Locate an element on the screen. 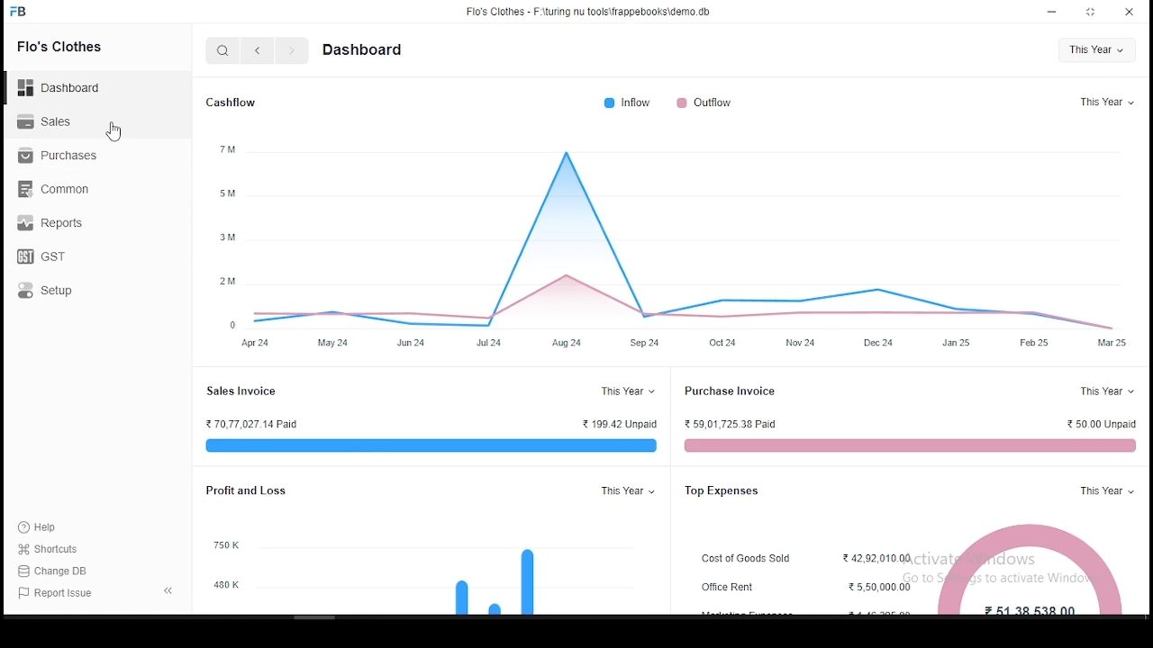 This screenshot has height=648, width=1153. Oct 24 is located at coordinates (730, 342).